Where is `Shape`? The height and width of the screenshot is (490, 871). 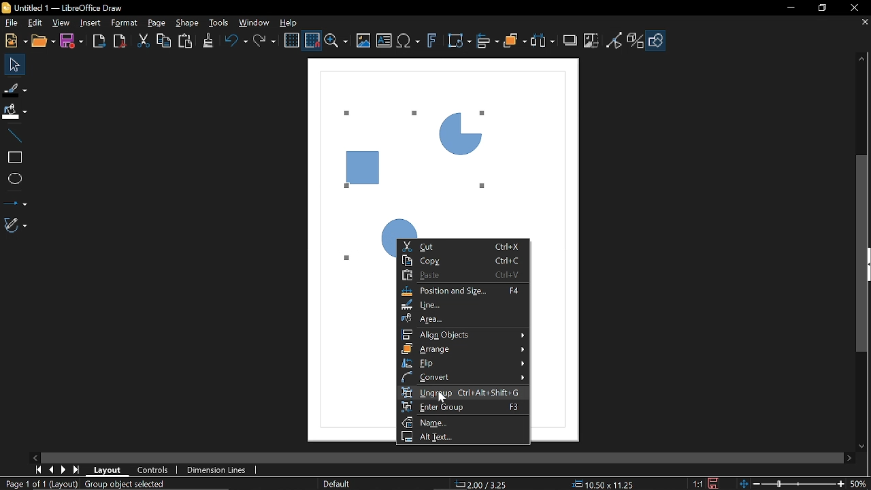
Shape is located at coordinates (186, 24).